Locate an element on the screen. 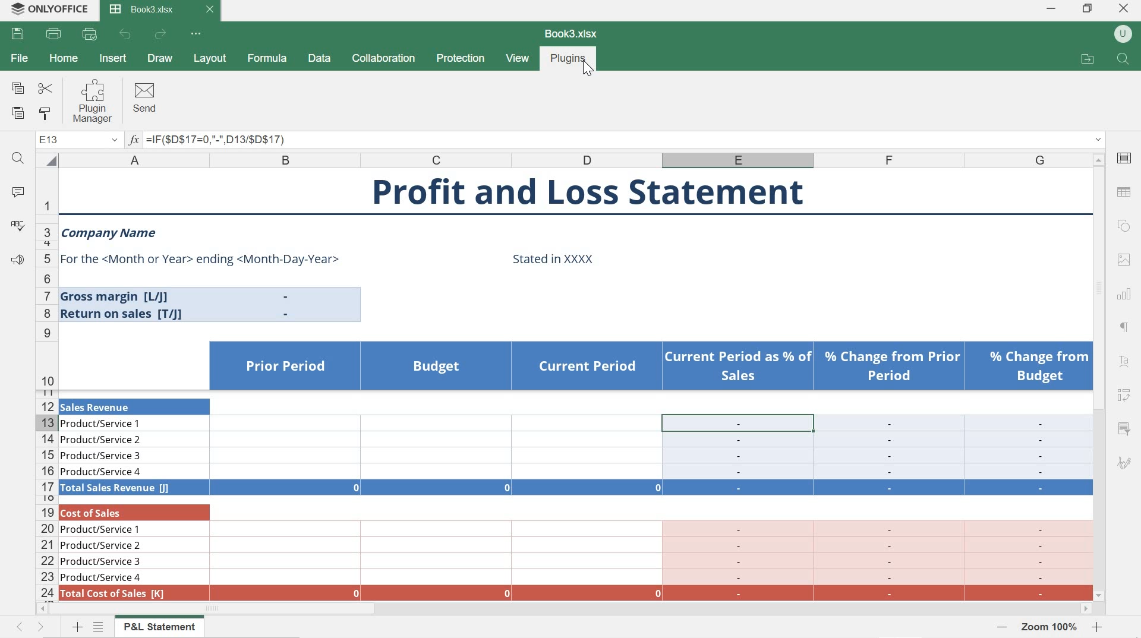 This screenshot has width=1141, height=638. Total Sales Revenue [J] is located at coordinates (117, 488).